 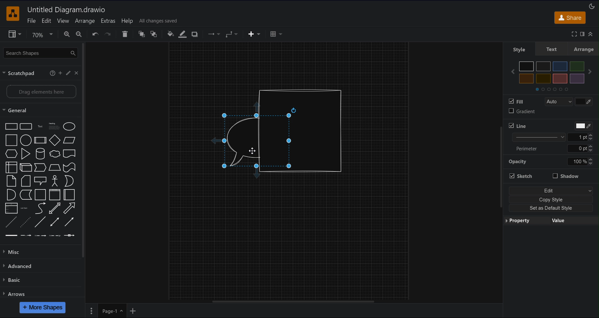 What do you see at coordinates (55, 140) in the screenshot?
I see `Diamond` at bounding box center [55, 140].